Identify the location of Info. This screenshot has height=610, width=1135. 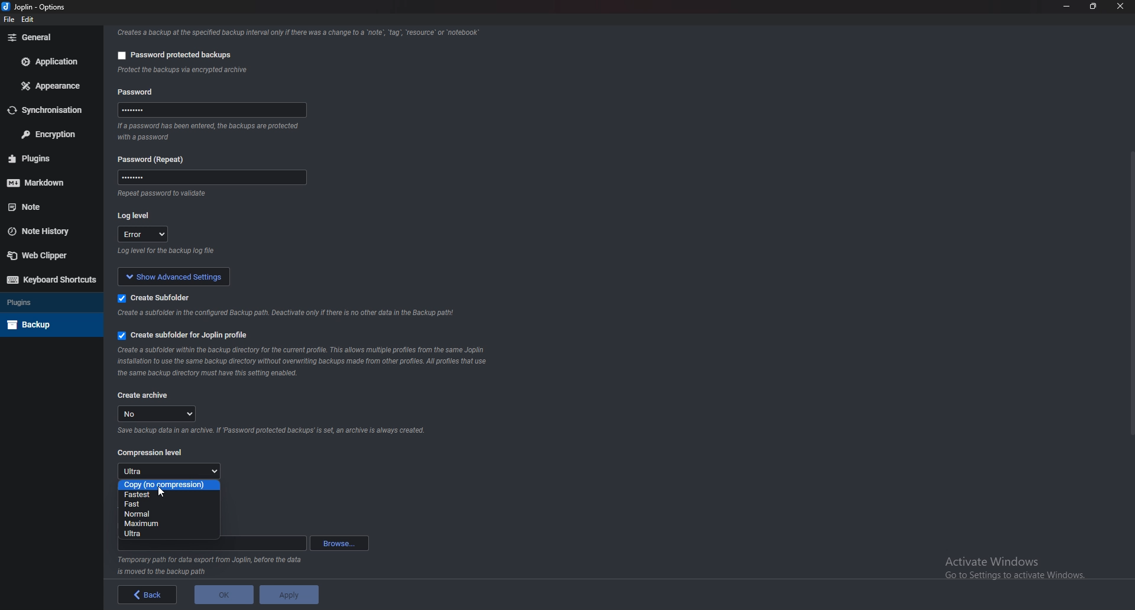
(211, 566).